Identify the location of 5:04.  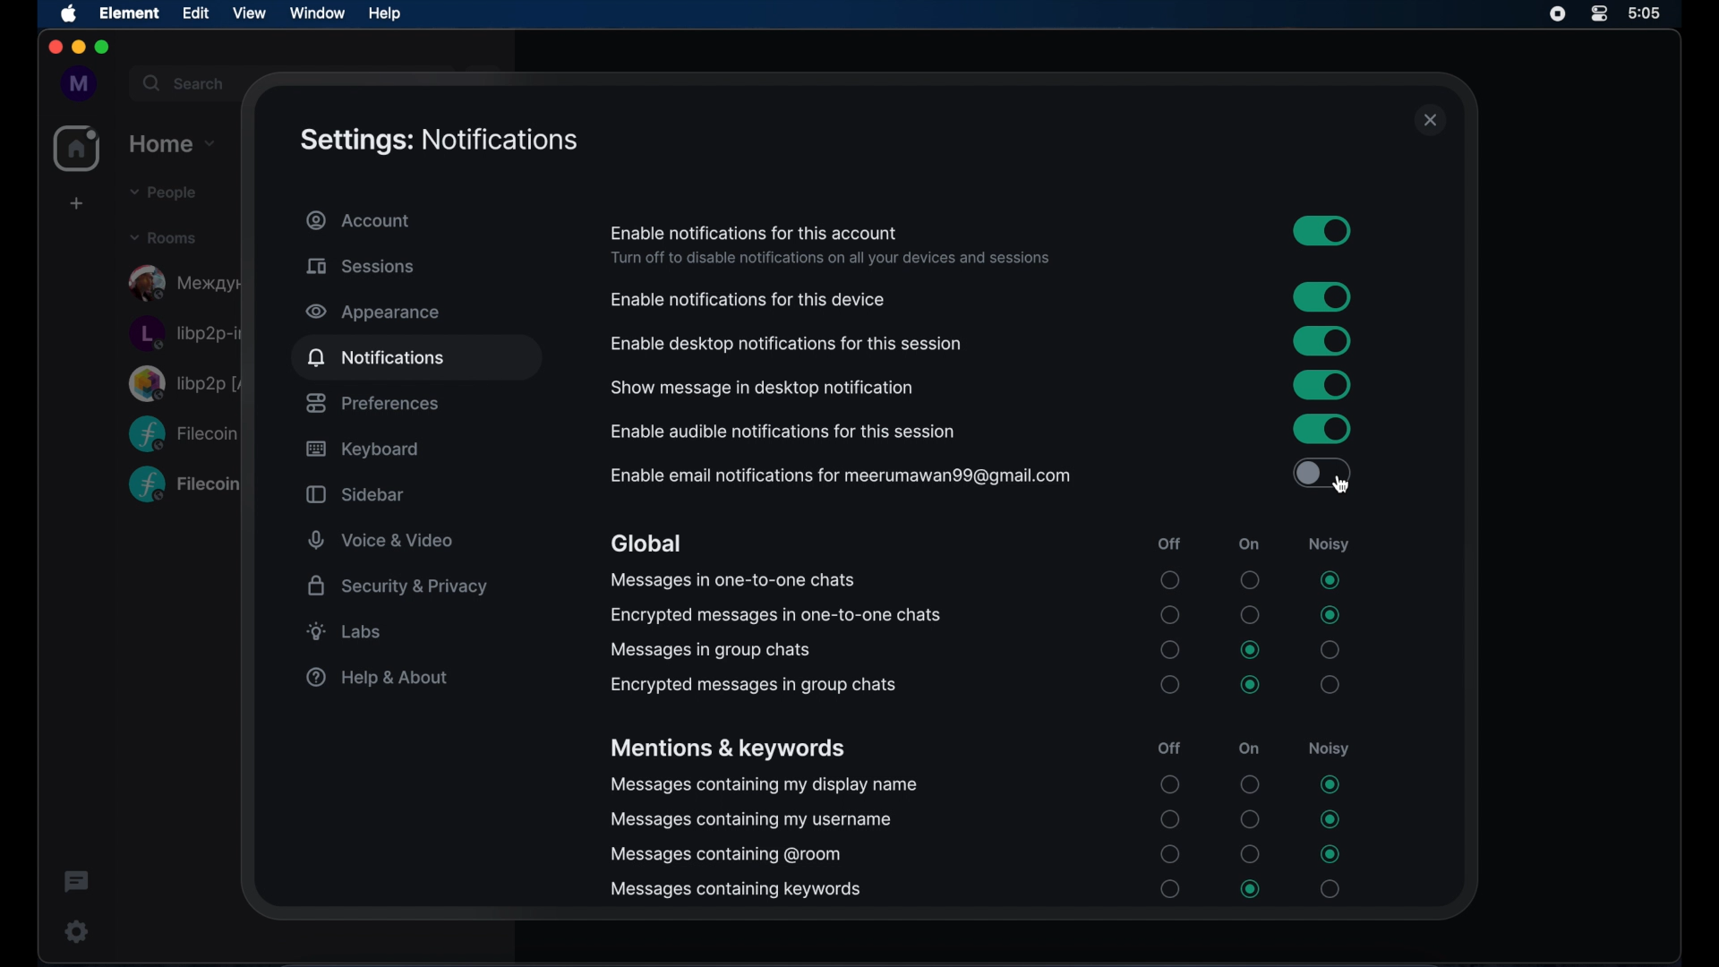
(1657, 13).